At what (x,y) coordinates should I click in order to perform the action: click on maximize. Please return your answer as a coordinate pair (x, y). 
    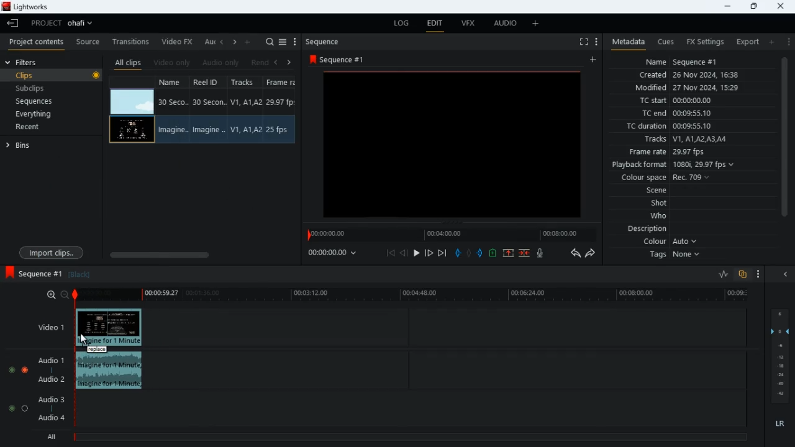
    Looking at the image, I should click on (753, 6).